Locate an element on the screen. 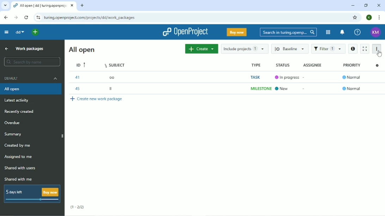 The width and height of the screenshot is (385, 216). reload is located at coordinates (37, 18).